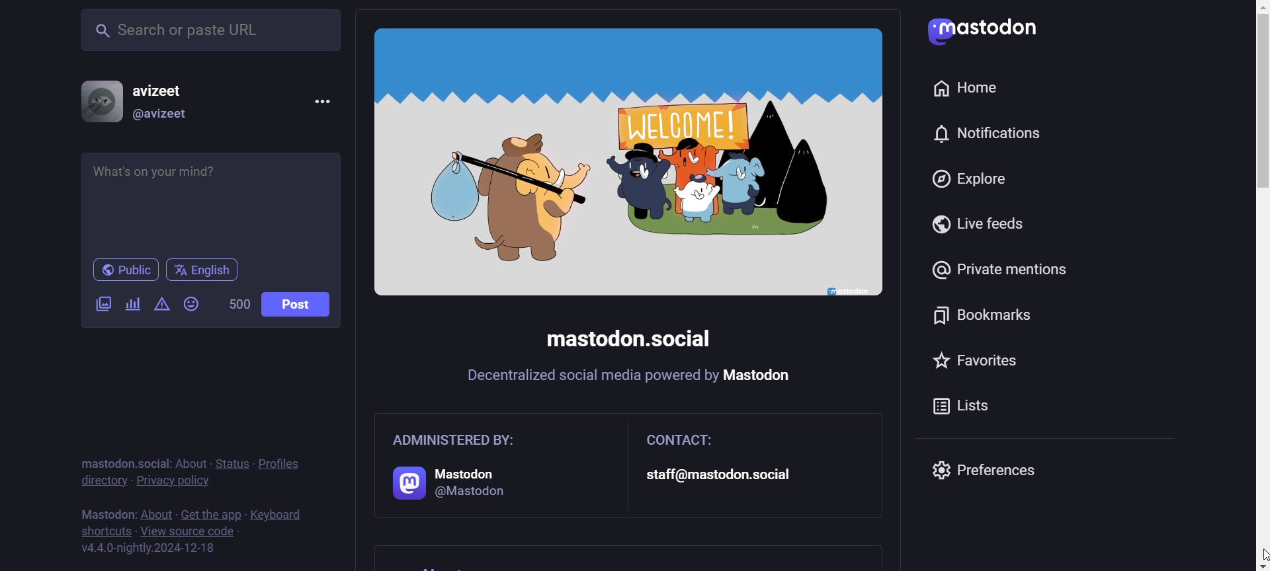  I want to click on version, so click(149, 549).